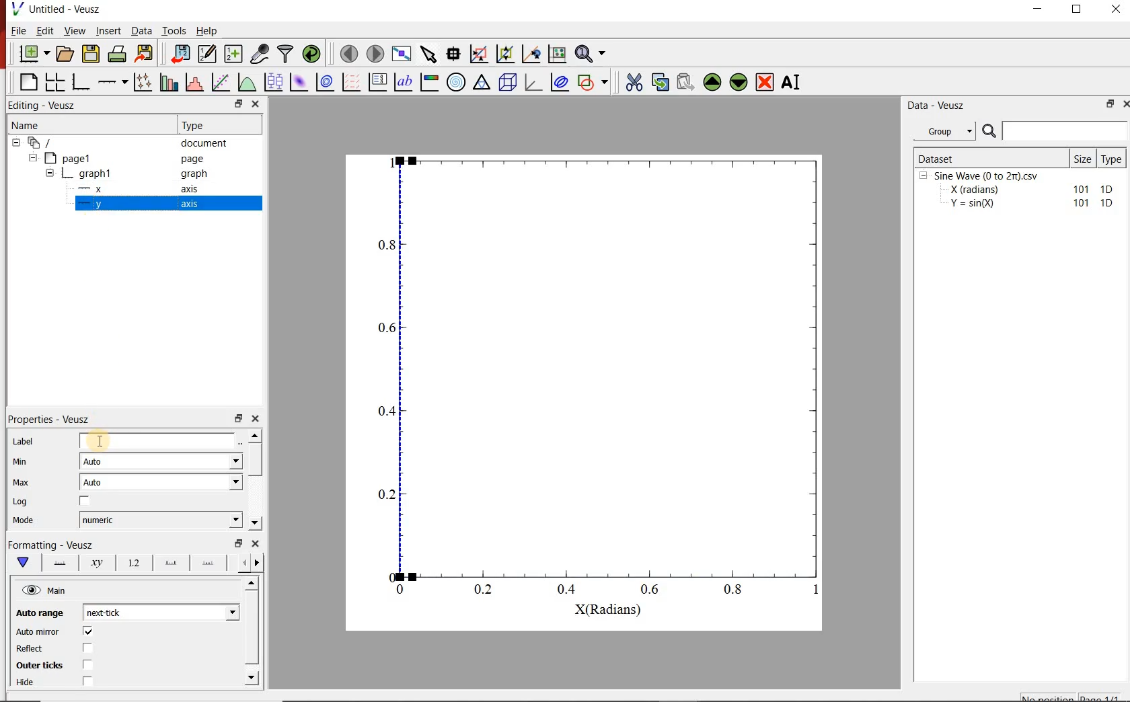 Image resolution: width=1130 pixels, height=702 pixels. What do you see at coordinates (44, 106) in the screenshot?
I see `Editing - Veusz` at bounding box center [44, 106].